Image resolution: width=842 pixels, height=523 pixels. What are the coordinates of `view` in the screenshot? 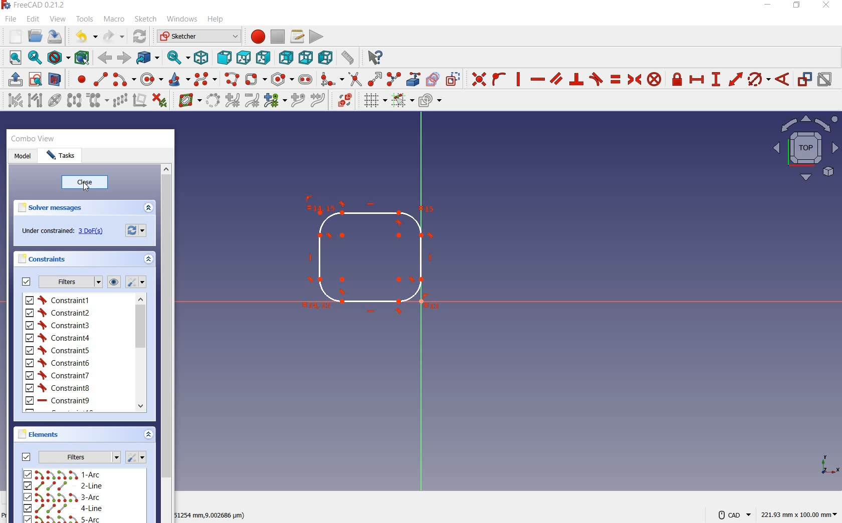 It's located at (58, 19).